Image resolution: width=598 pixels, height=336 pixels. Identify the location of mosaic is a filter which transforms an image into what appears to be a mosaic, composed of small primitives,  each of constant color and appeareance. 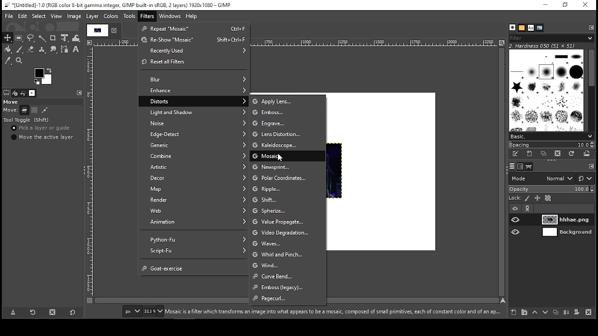
(334, 312).